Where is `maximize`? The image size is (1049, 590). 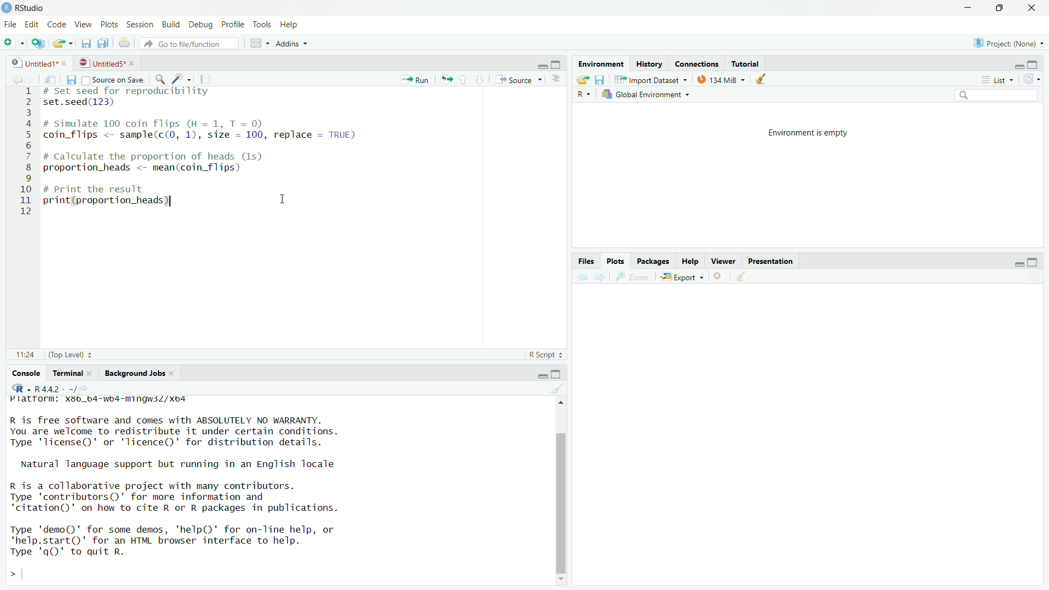 maximize is located at coordinates (558, 64).